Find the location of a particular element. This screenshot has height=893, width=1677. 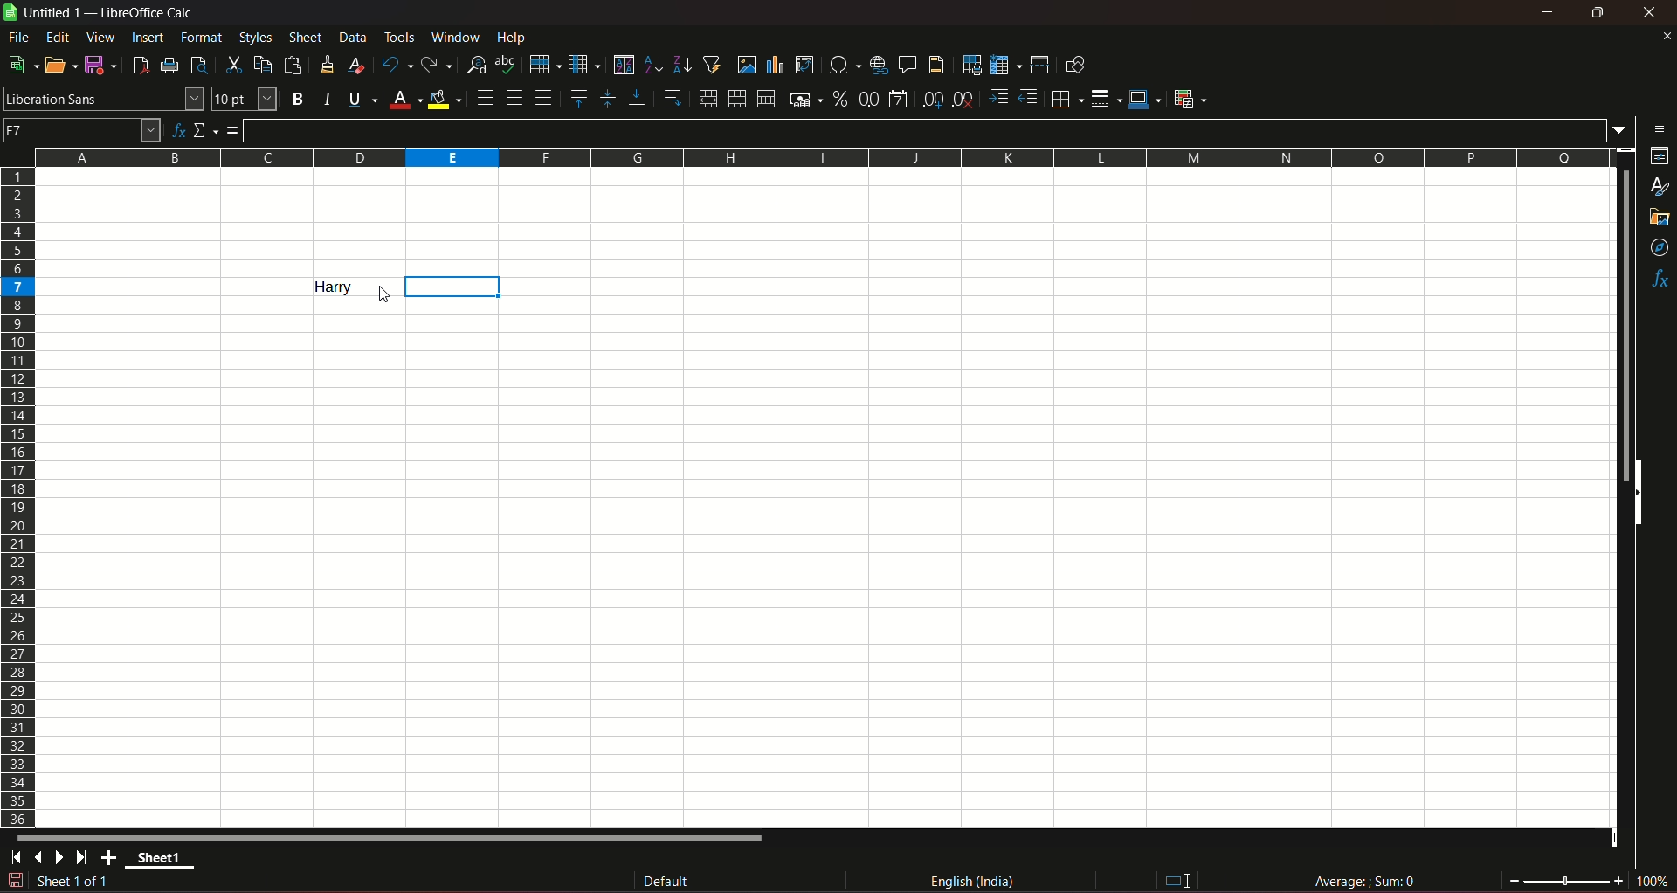

save is located at coordinates (97, 64).